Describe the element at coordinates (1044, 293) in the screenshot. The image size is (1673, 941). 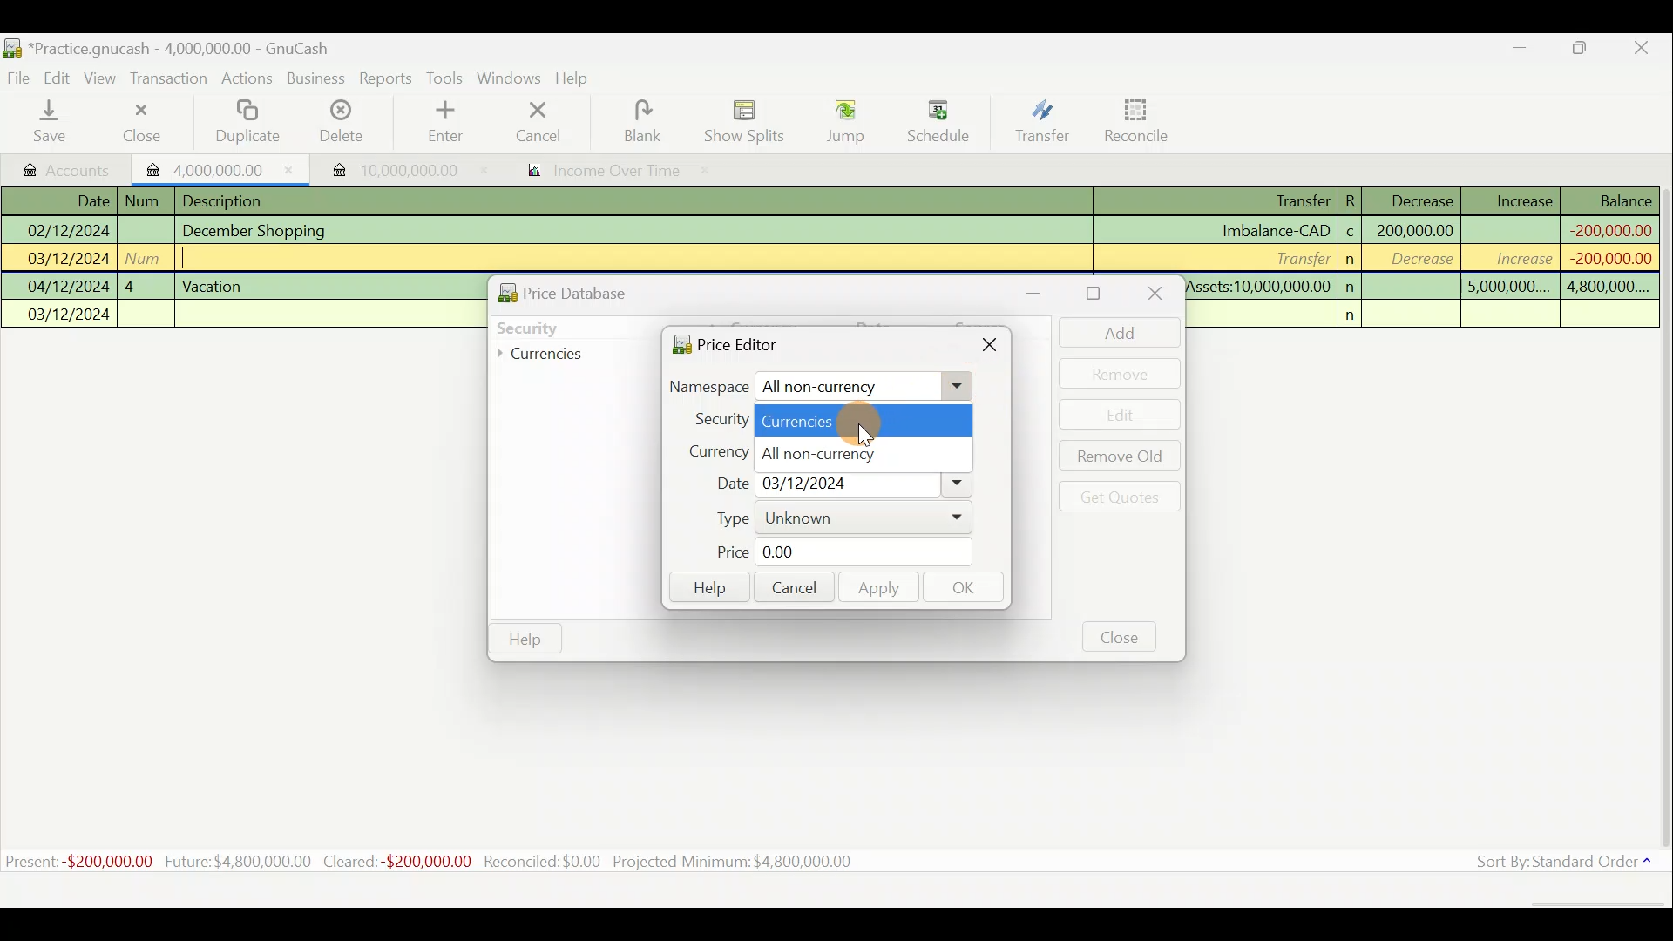
I see `Minimise` at that location.